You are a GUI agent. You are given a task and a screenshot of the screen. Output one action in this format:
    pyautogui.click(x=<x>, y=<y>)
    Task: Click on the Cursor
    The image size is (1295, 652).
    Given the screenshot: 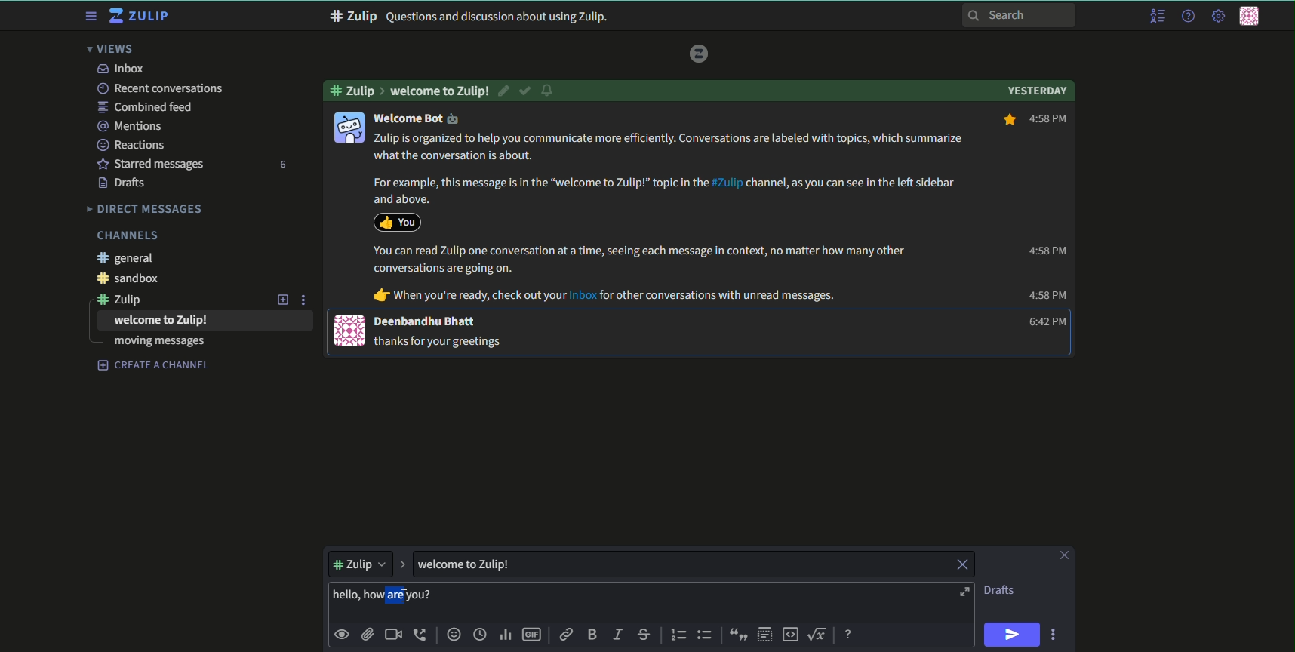 What is the action you would take?
    pyautogui.click(x=410, y=597)
    